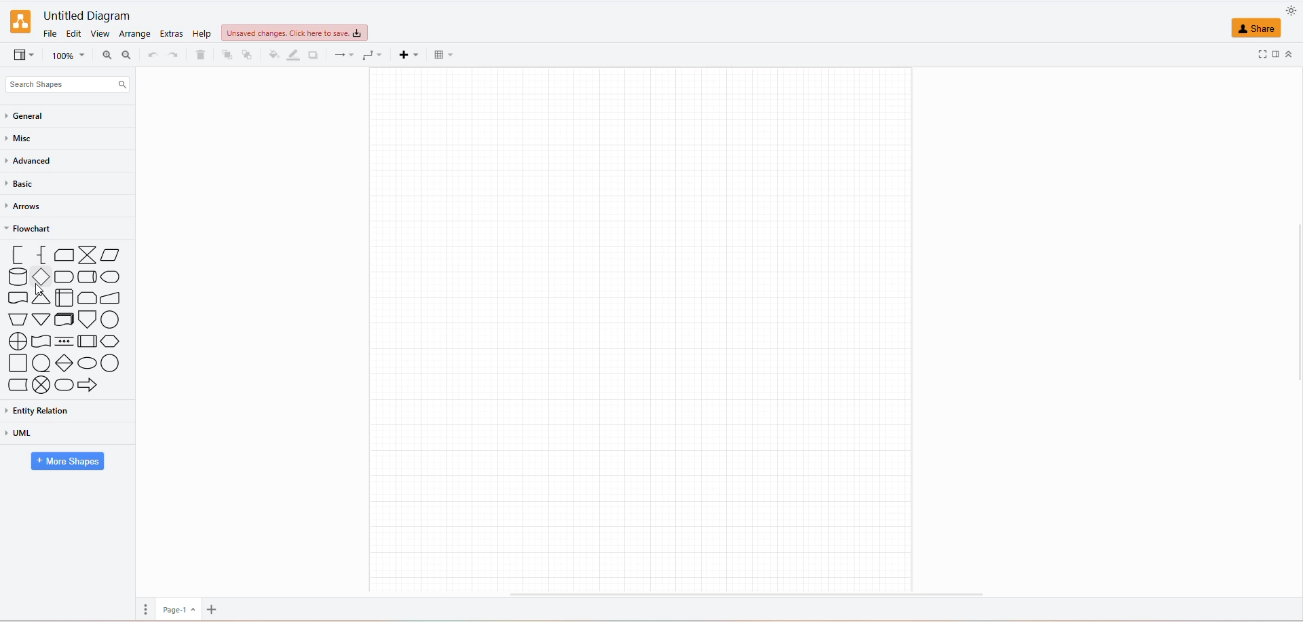 The width and height of the screenshot is (1303, 622). Describe the element at coordinates (246, 55) in the screenshot. I see `TO BACK` at that location.